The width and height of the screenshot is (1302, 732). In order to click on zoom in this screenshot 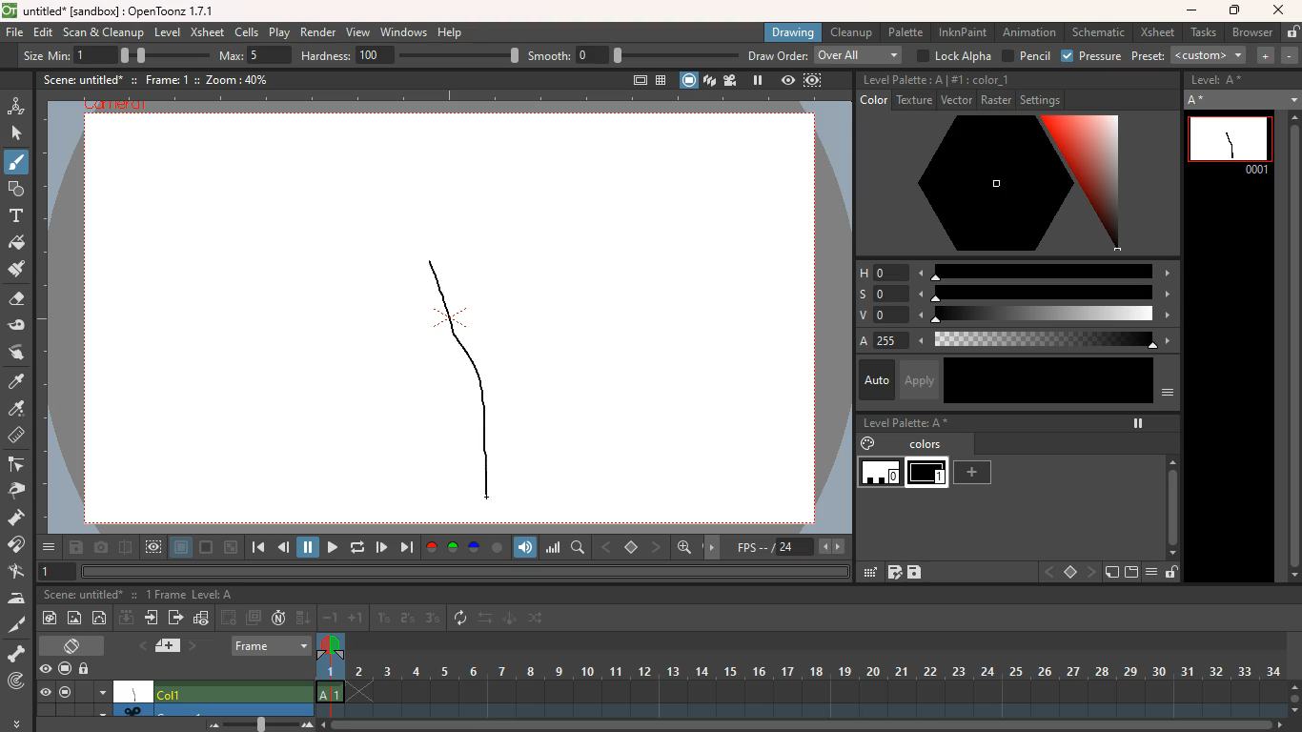, I will do `click(804, 725)`.